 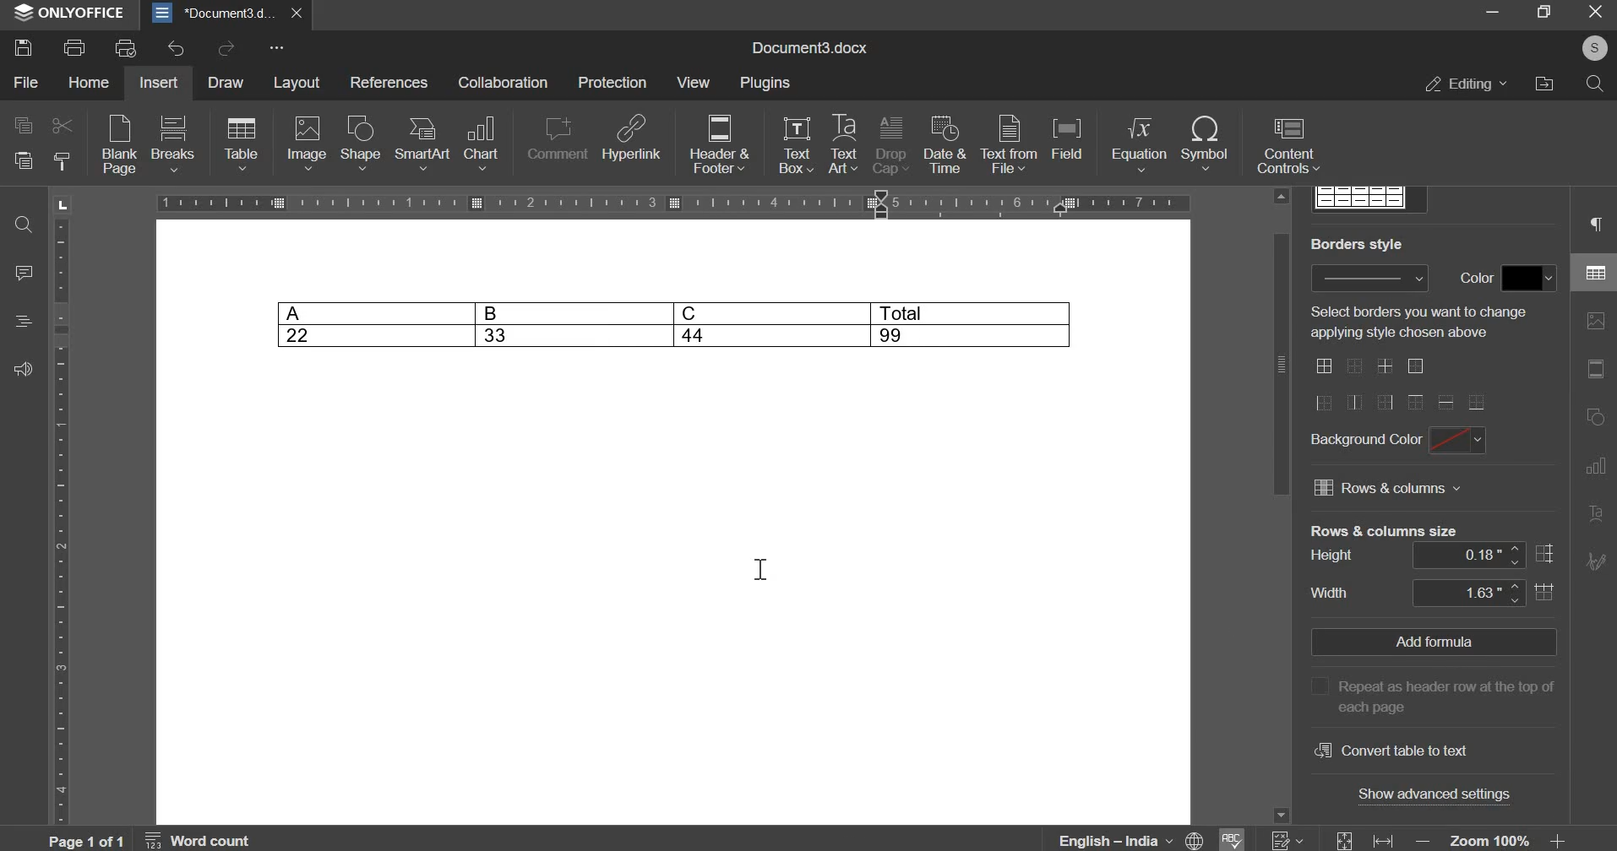 I want to click on content controls, so click(x=1288, y=147).